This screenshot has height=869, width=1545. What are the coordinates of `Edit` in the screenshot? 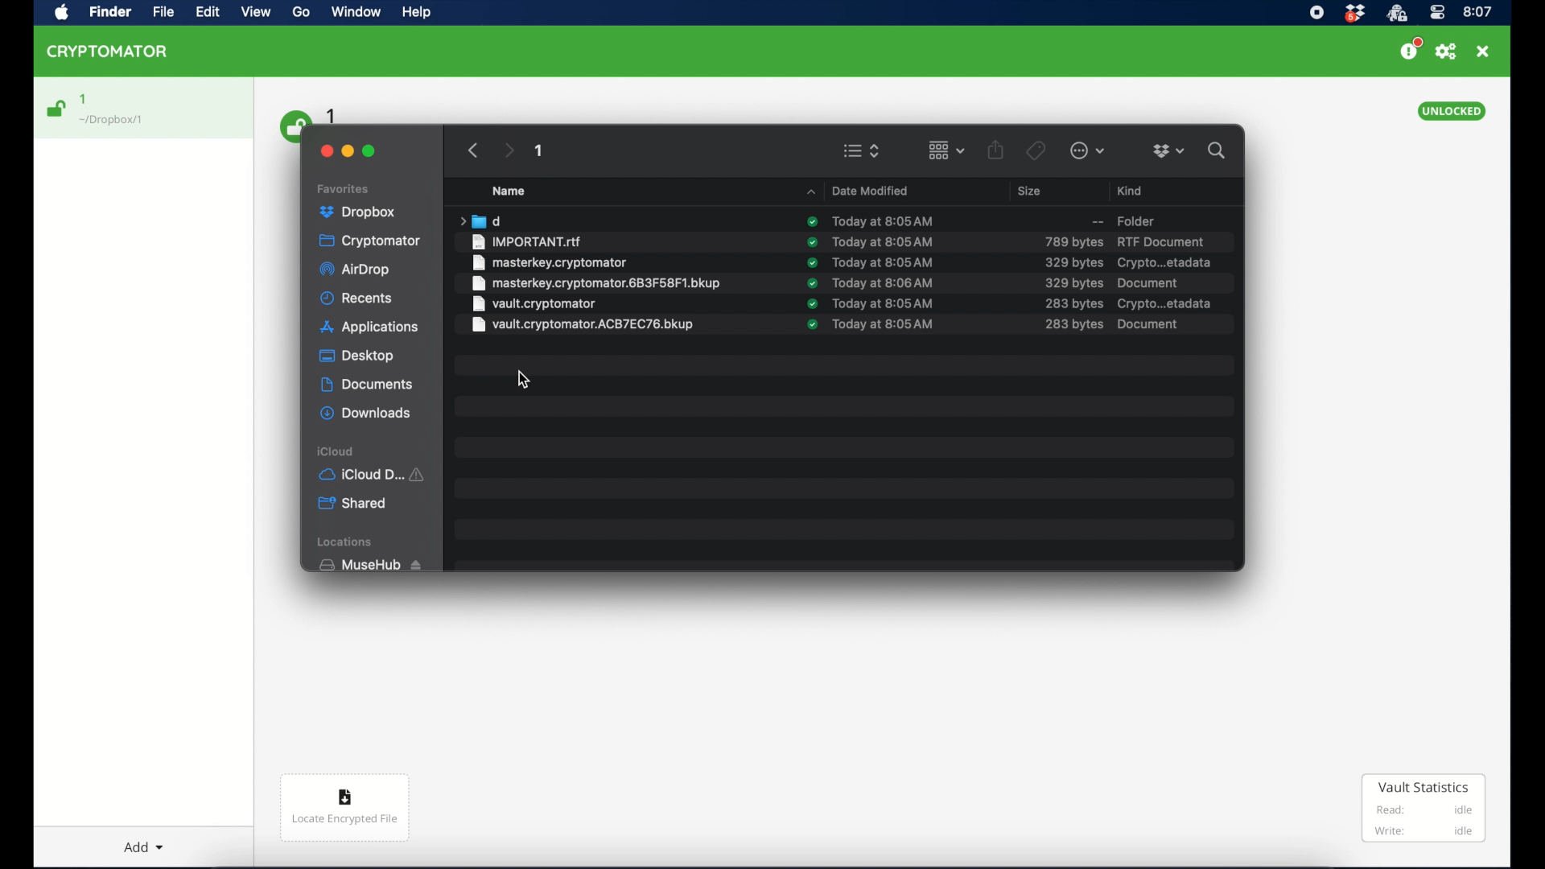 It's located at (209, 13).